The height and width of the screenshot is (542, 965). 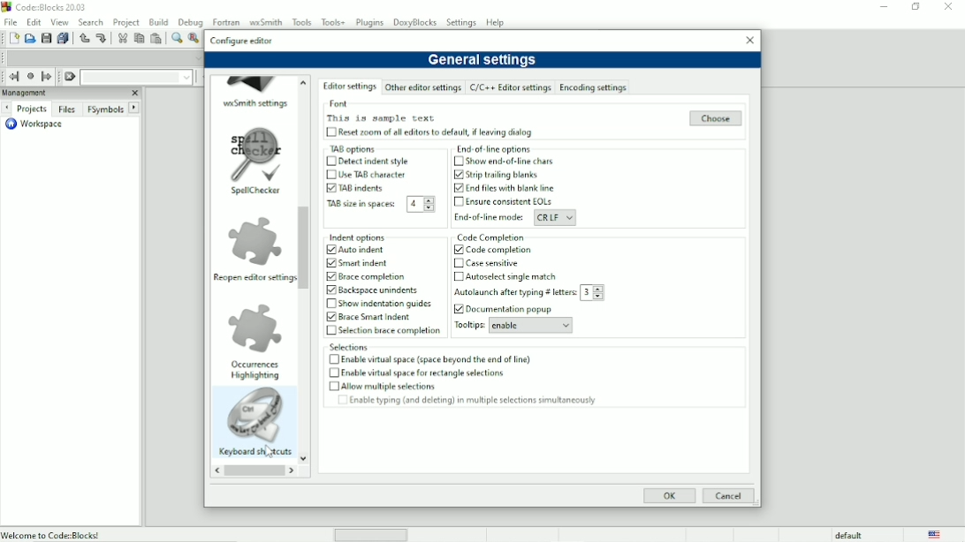 What do you see at coordinates (364, 148) in the screenshot?
I see `TAB options` at bounding box center [364, 148].